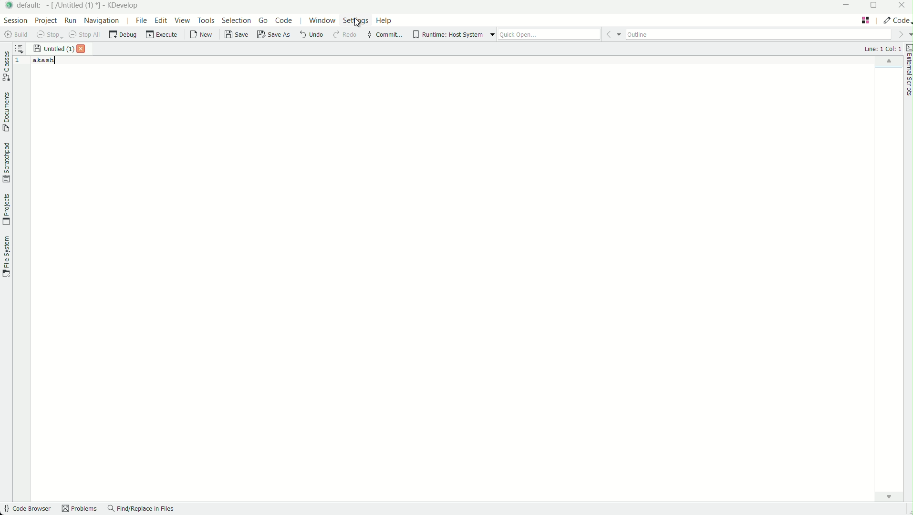 Image resolution: width=913 pixels, height=515 pixels. What do you see at coordinates (236, 21) in the screenshot?
I see `selection menu` at bounding box center [236, 21].